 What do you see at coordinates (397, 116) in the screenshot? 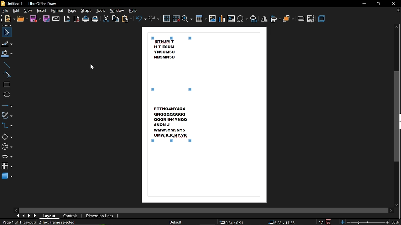
I see `vertical scrollbar` at bounding box center [397, 116].